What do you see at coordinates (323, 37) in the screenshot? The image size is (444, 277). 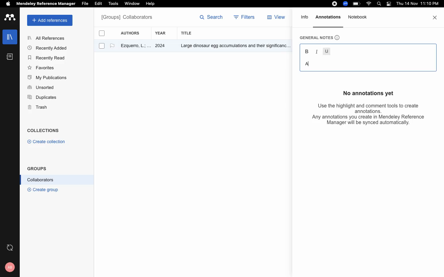 I see `general notes` at bounding box center [323, 37].